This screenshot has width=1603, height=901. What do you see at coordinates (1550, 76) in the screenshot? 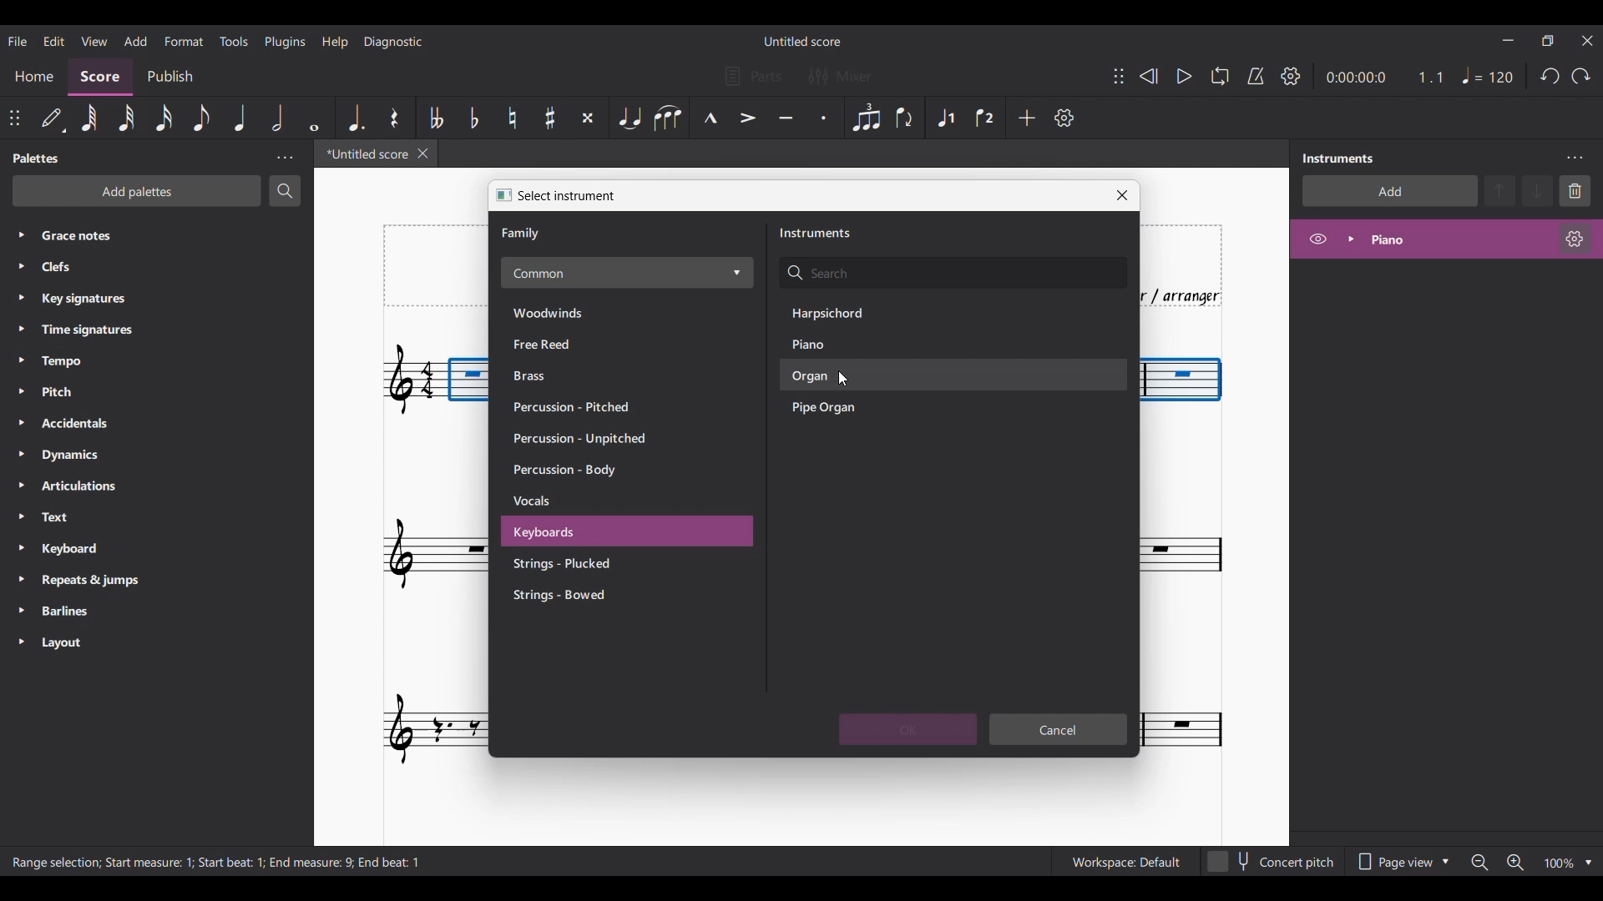
I see `Undo` at bounding box center [1550, 76].